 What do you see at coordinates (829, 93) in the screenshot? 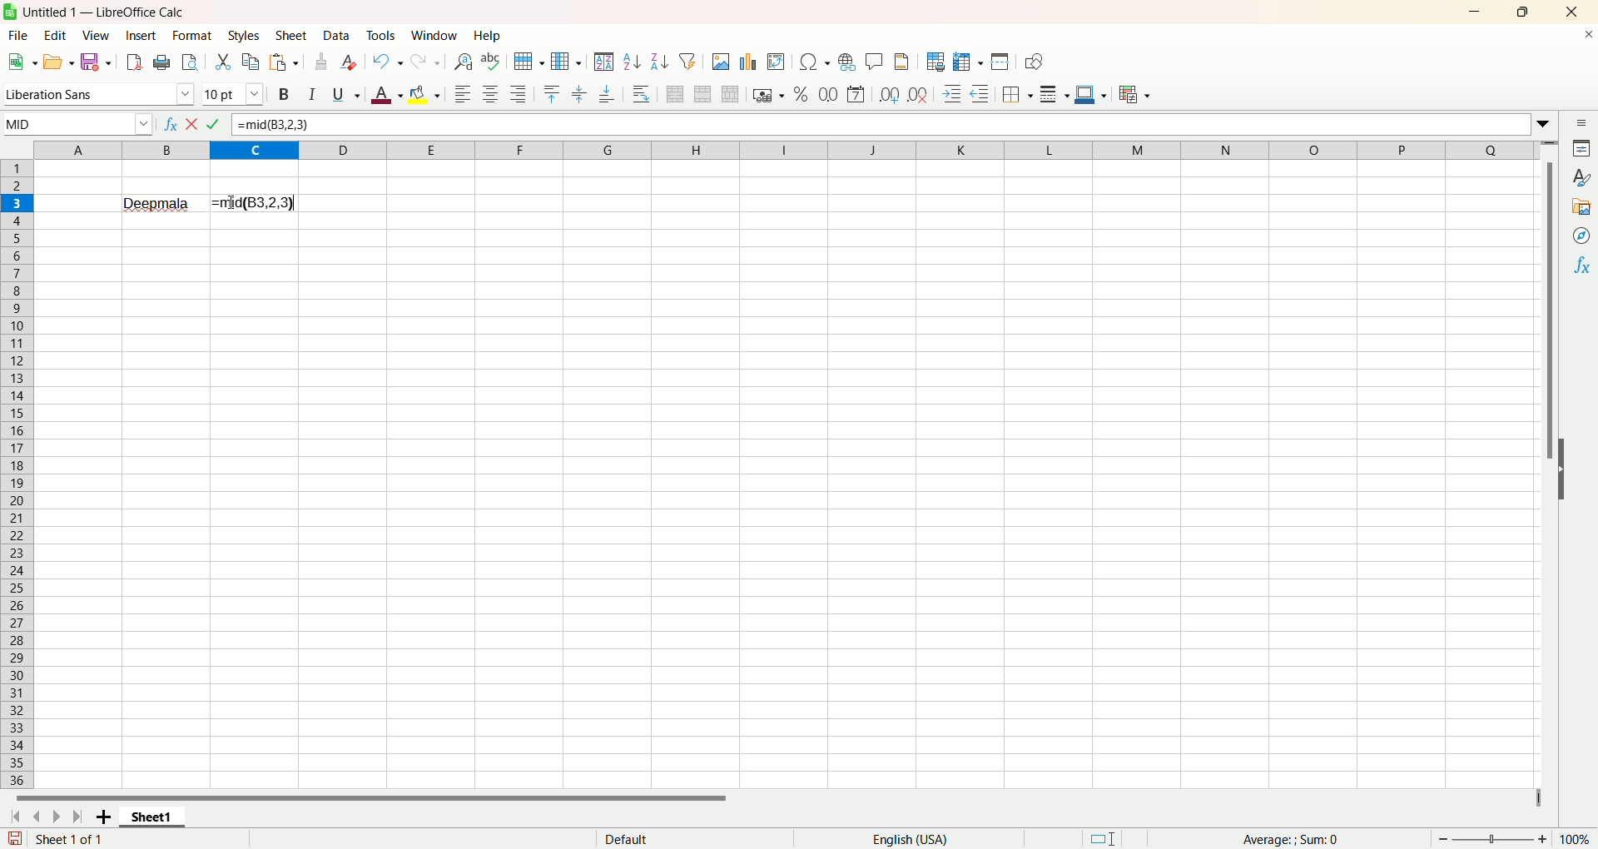
I see `Format as number` at bounding box center [829, 93].